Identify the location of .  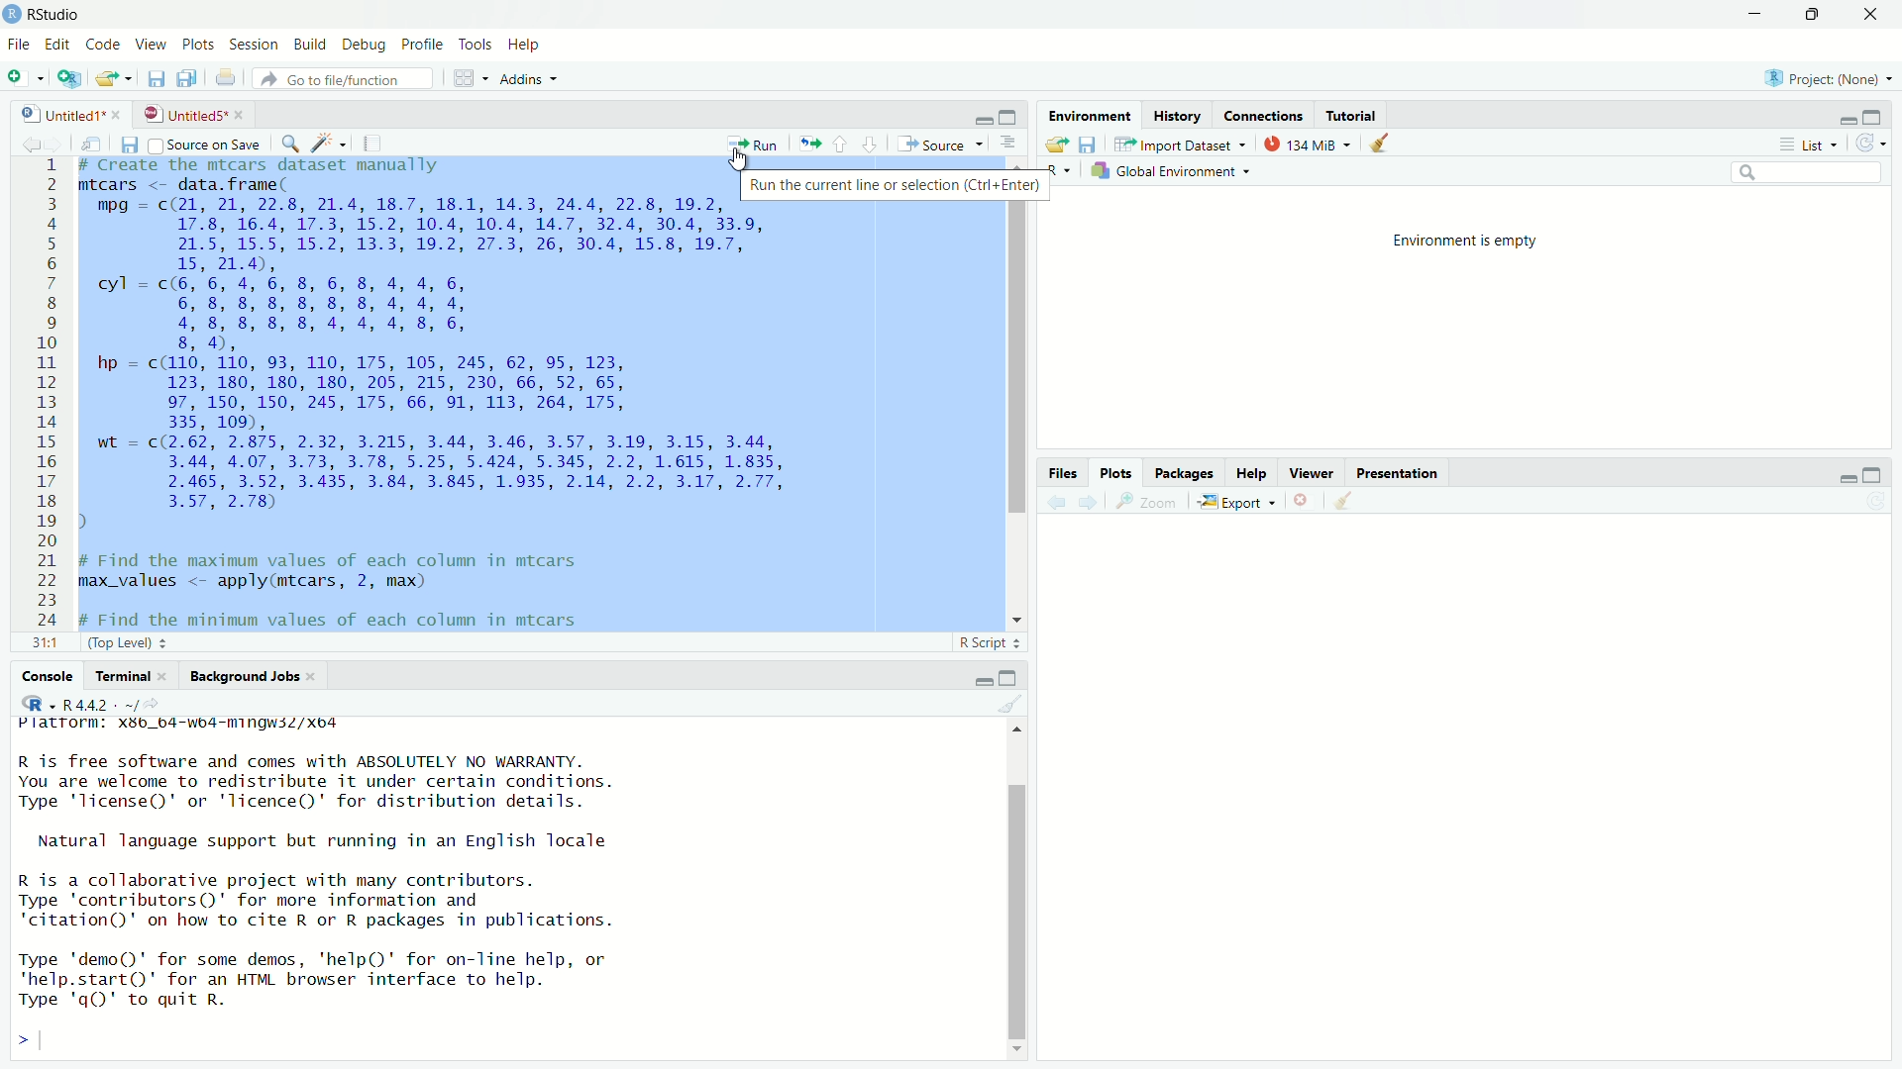
(1056, 473).